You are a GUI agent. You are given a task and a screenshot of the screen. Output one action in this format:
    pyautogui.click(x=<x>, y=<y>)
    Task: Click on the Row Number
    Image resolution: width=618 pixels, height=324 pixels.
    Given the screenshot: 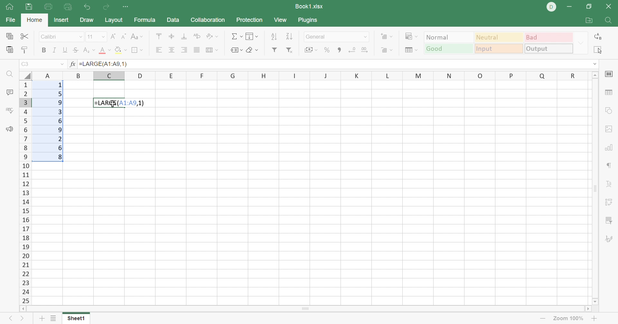 What is the action you would take?
    pyautogui.click(x=26, y=192)
    